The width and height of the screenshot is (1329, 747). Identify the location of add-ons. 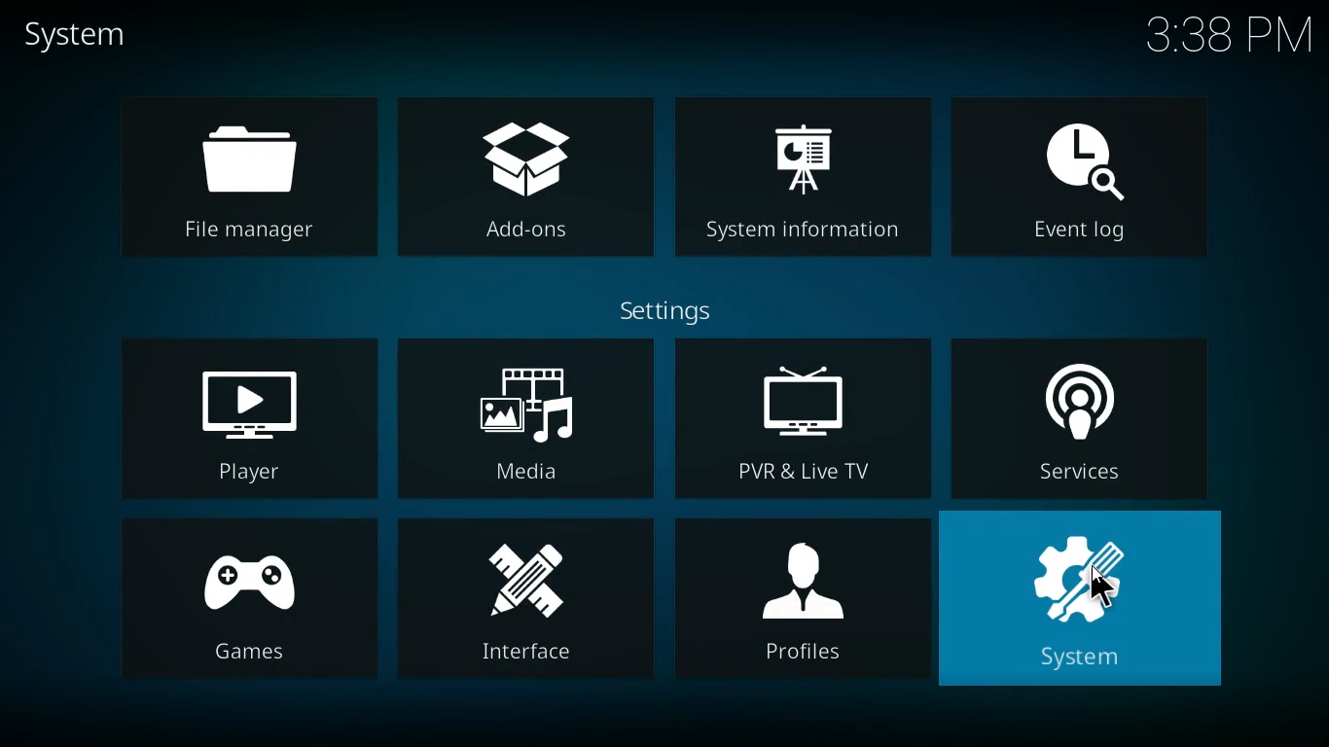
(531, 182).